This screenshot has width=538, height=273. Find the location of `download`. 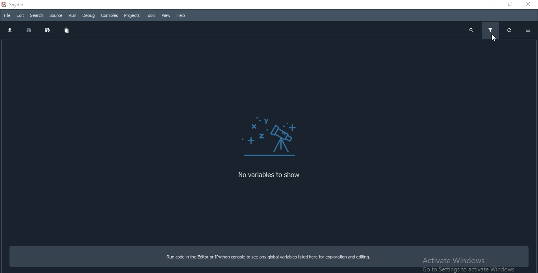

download is located at coordinates (11, 29).